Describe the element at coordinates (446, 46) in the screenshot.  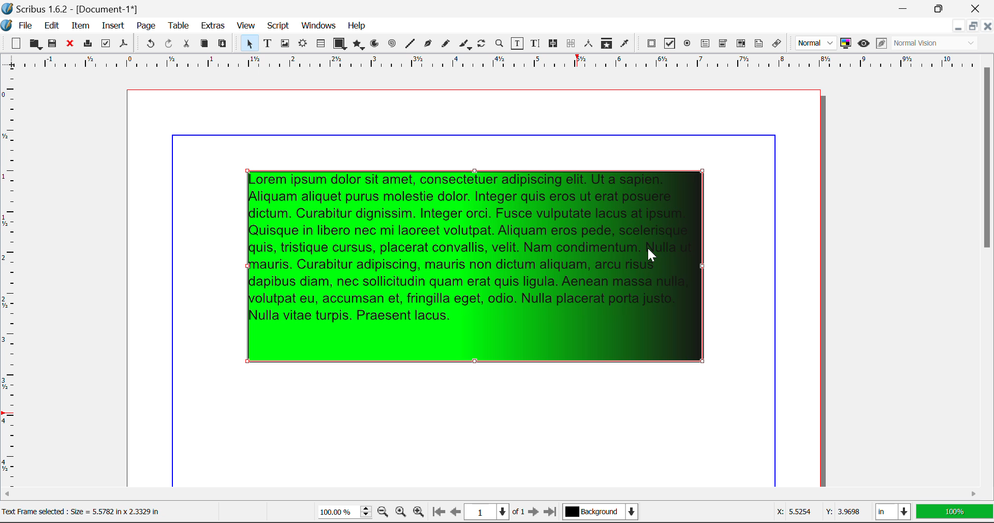
I see `Freehand` at that location.